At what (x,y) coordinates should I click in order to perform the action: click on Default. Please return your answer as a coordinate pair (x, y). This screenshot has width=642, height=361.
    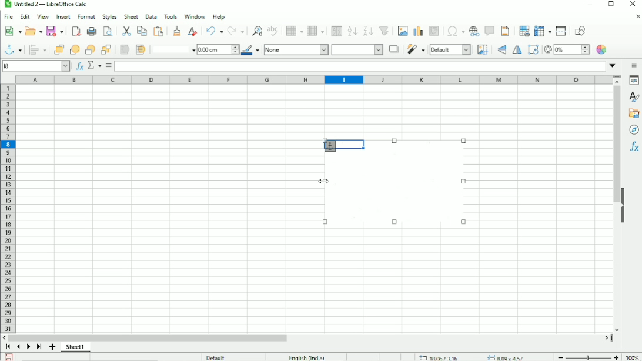
    Looking at the image, I should click on (215, 356).